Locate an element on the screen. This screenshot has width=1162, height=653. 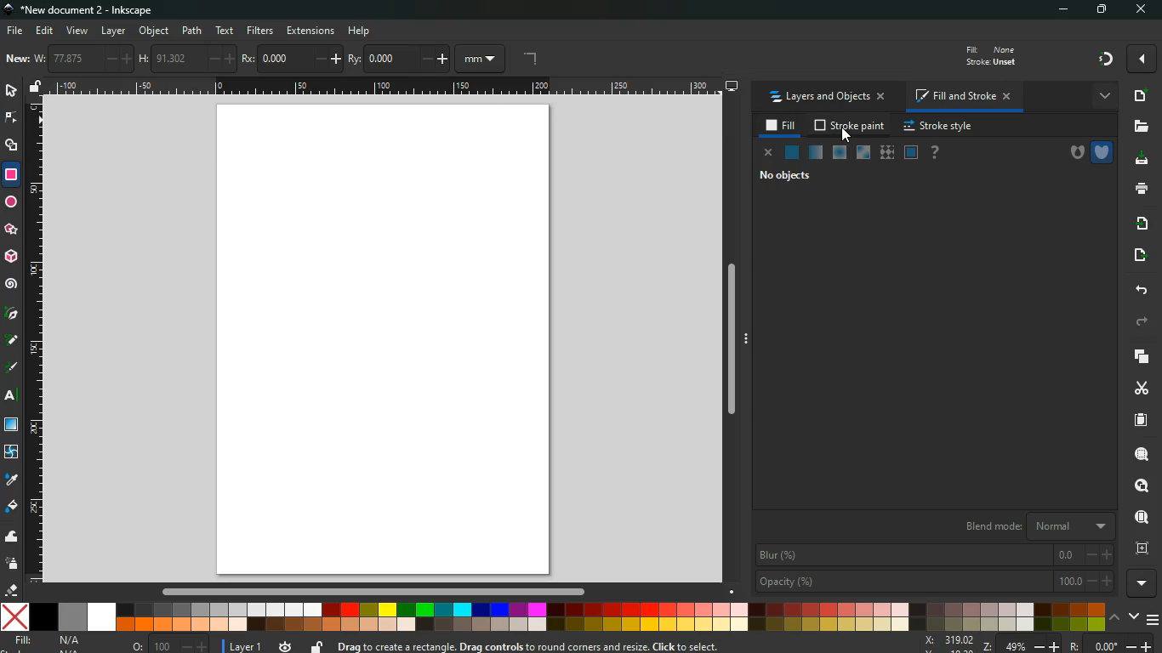
ry is located at coordinates (399, 60).